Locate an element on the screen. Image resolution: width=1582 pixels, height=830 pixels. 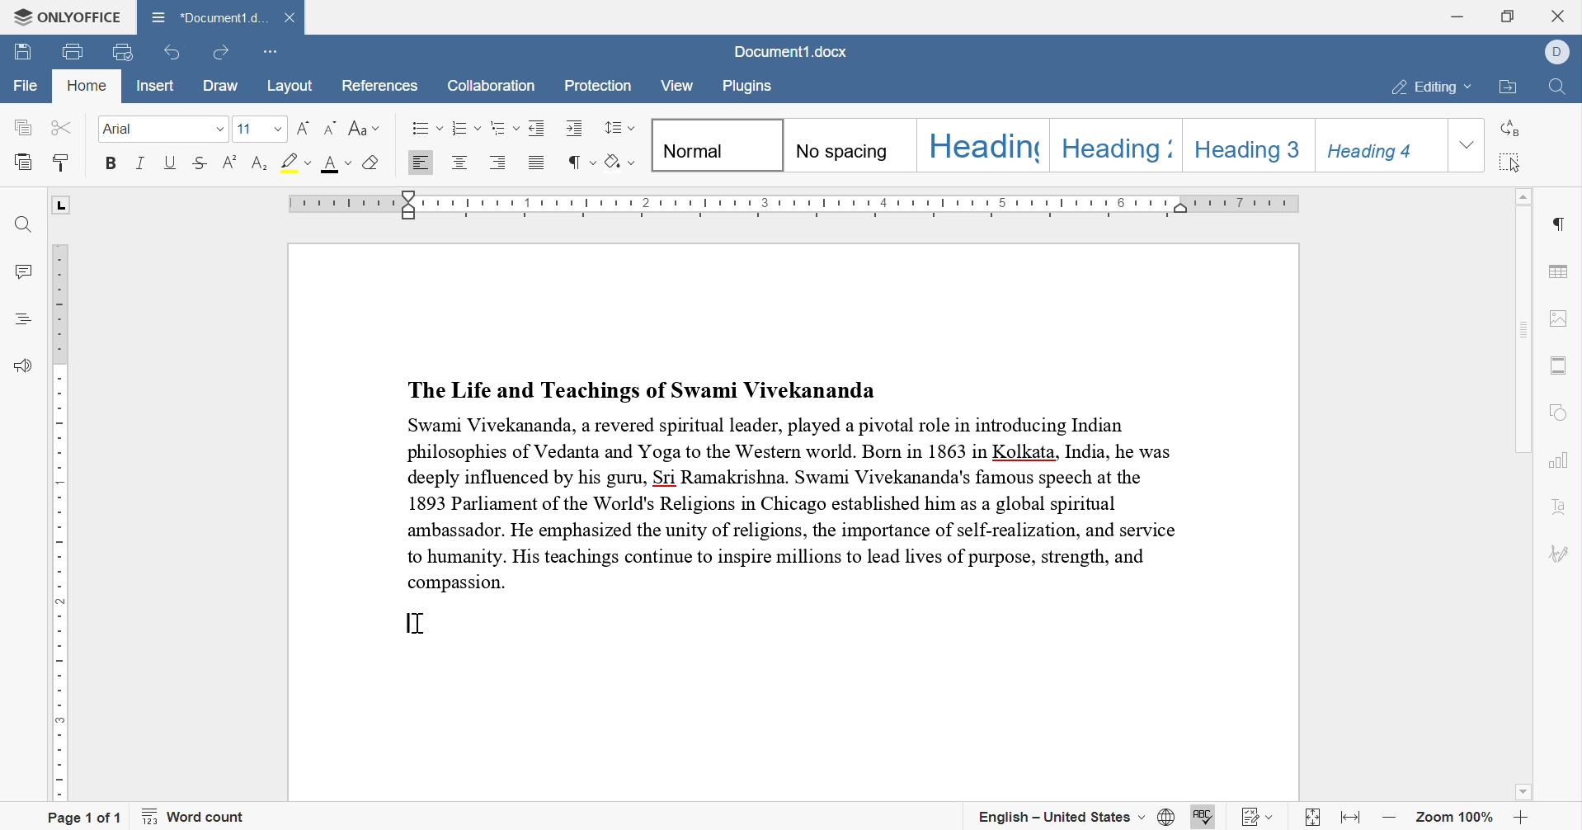
dell is located at coordinates (1560, 50).